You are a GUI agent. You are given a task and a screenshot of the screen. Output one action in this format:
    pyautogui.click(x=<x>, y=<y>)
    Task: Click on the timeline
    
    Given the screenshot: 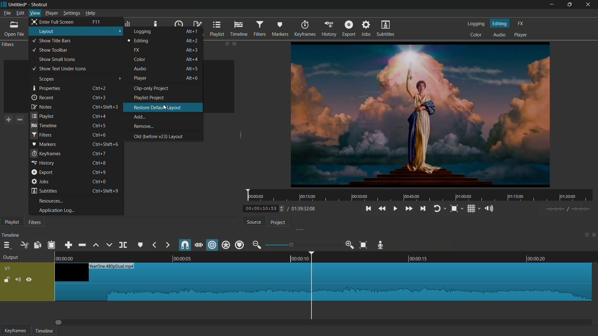 What is the action you would take?
    pyautogui.click(x=239, y=29)
    